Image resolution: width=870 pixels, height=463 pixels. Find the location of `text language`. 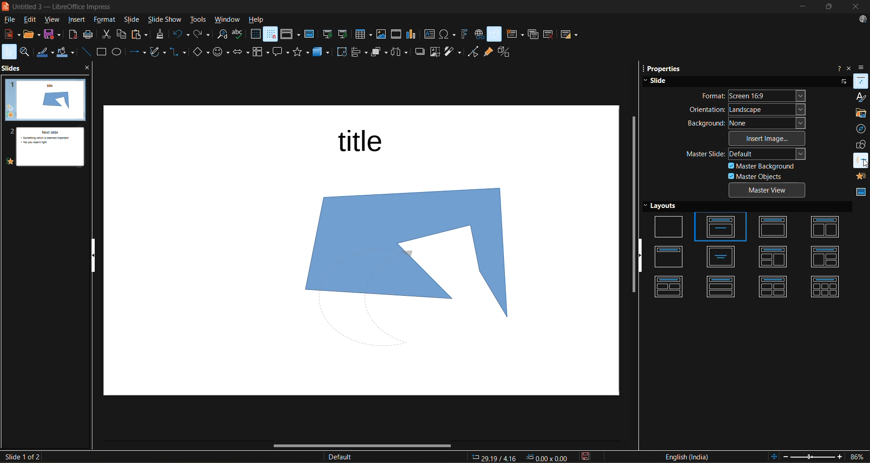

text language is located at coordinates (690, 457).